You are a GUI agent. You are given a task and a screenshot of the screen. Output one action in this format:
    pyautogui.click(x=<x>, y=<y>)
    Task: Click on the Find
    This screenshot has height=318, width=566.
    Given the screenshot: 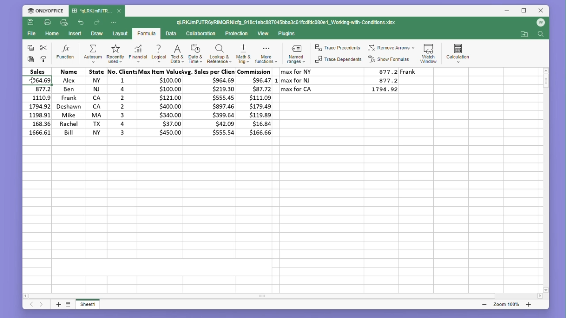 What is the action you would take?
    pyautogui.click(x=540, y=35)
    